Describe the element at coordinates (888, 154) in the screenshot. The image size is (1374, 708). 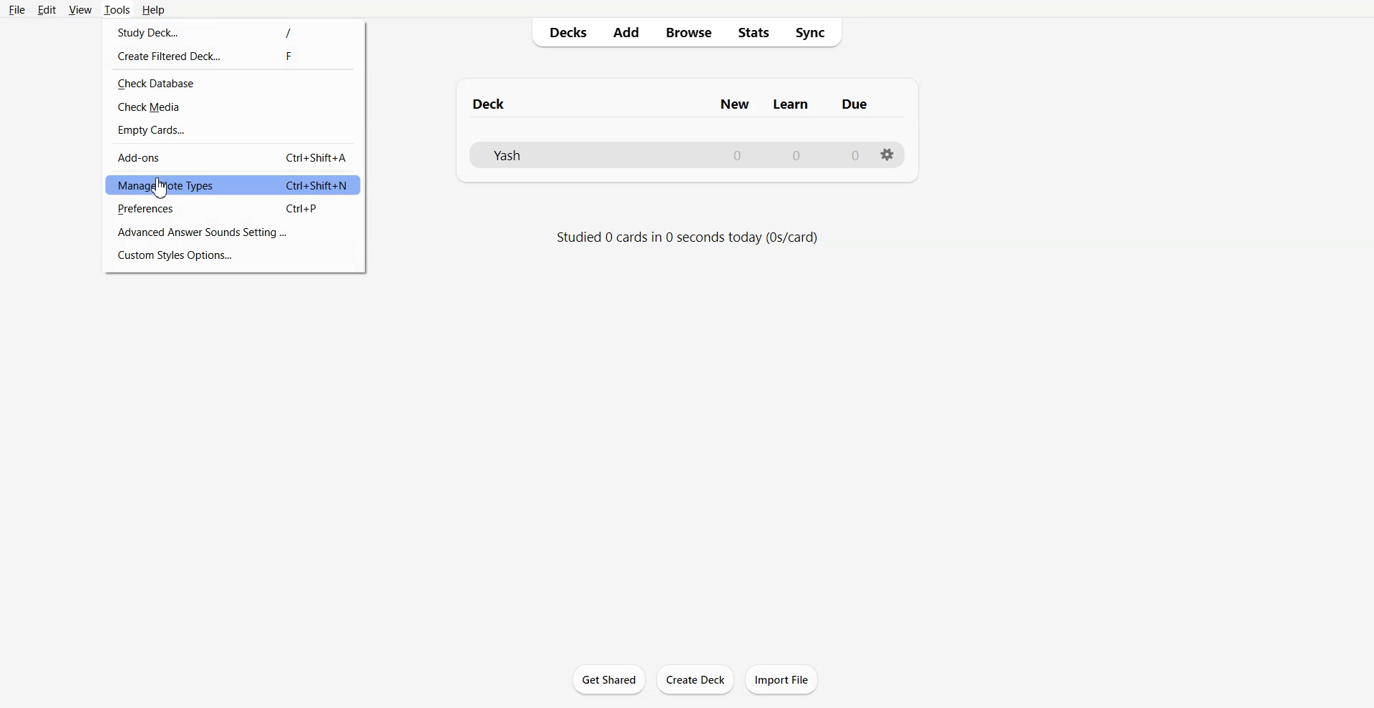
I see `Settings` at that location.